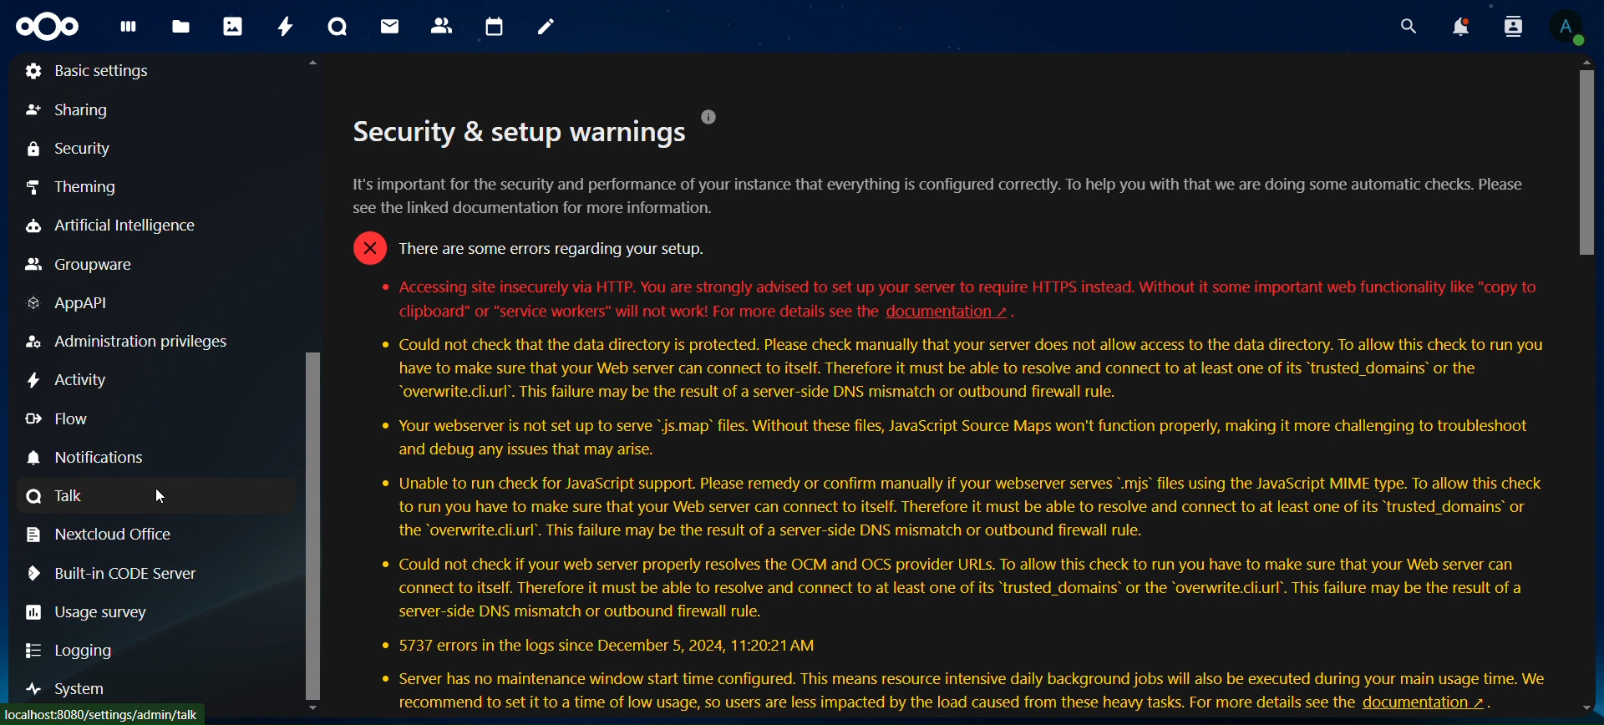 This screenshot has height=725, width=1604. Describe the element at coordinates (492, 27) in the screenshot. I see `calendar` at that location.